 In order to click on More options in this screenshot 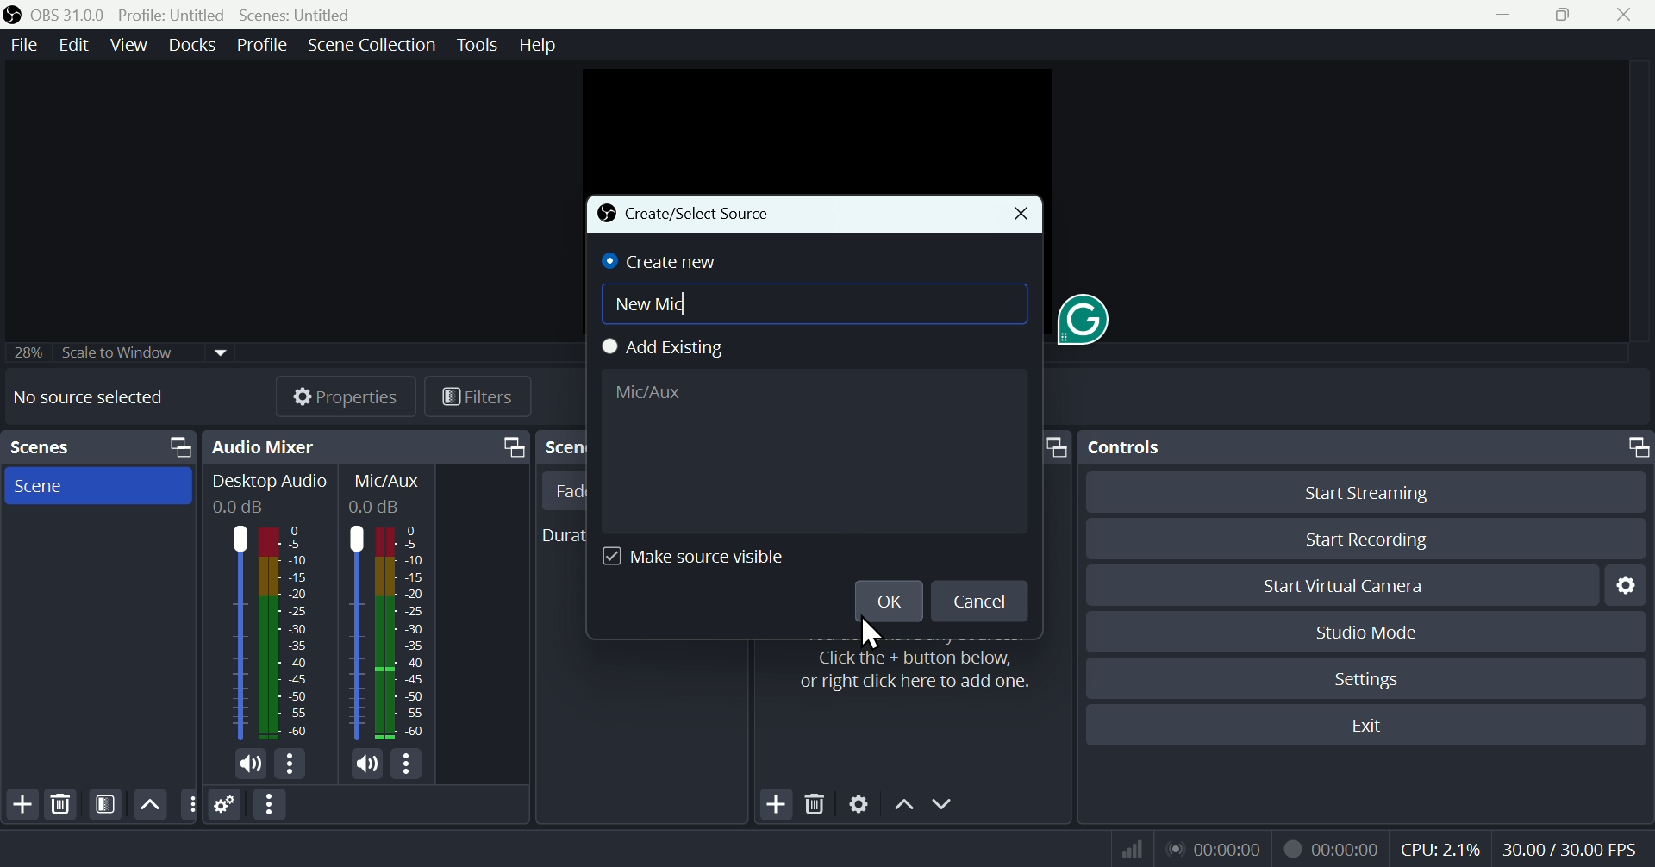, I will do `click(272, 805)`.